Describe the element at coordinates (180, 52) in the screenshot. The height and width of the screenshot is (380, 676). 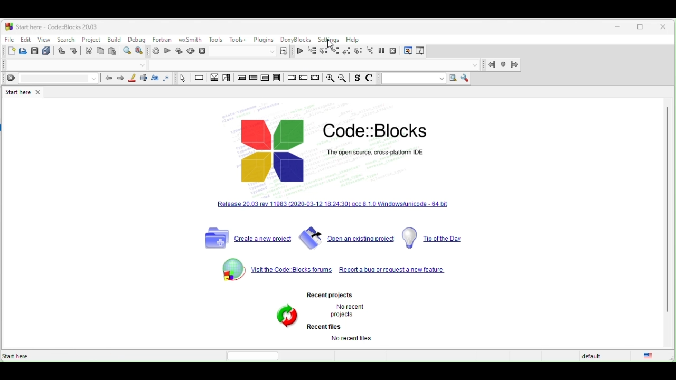
I see `build and run` at that location.